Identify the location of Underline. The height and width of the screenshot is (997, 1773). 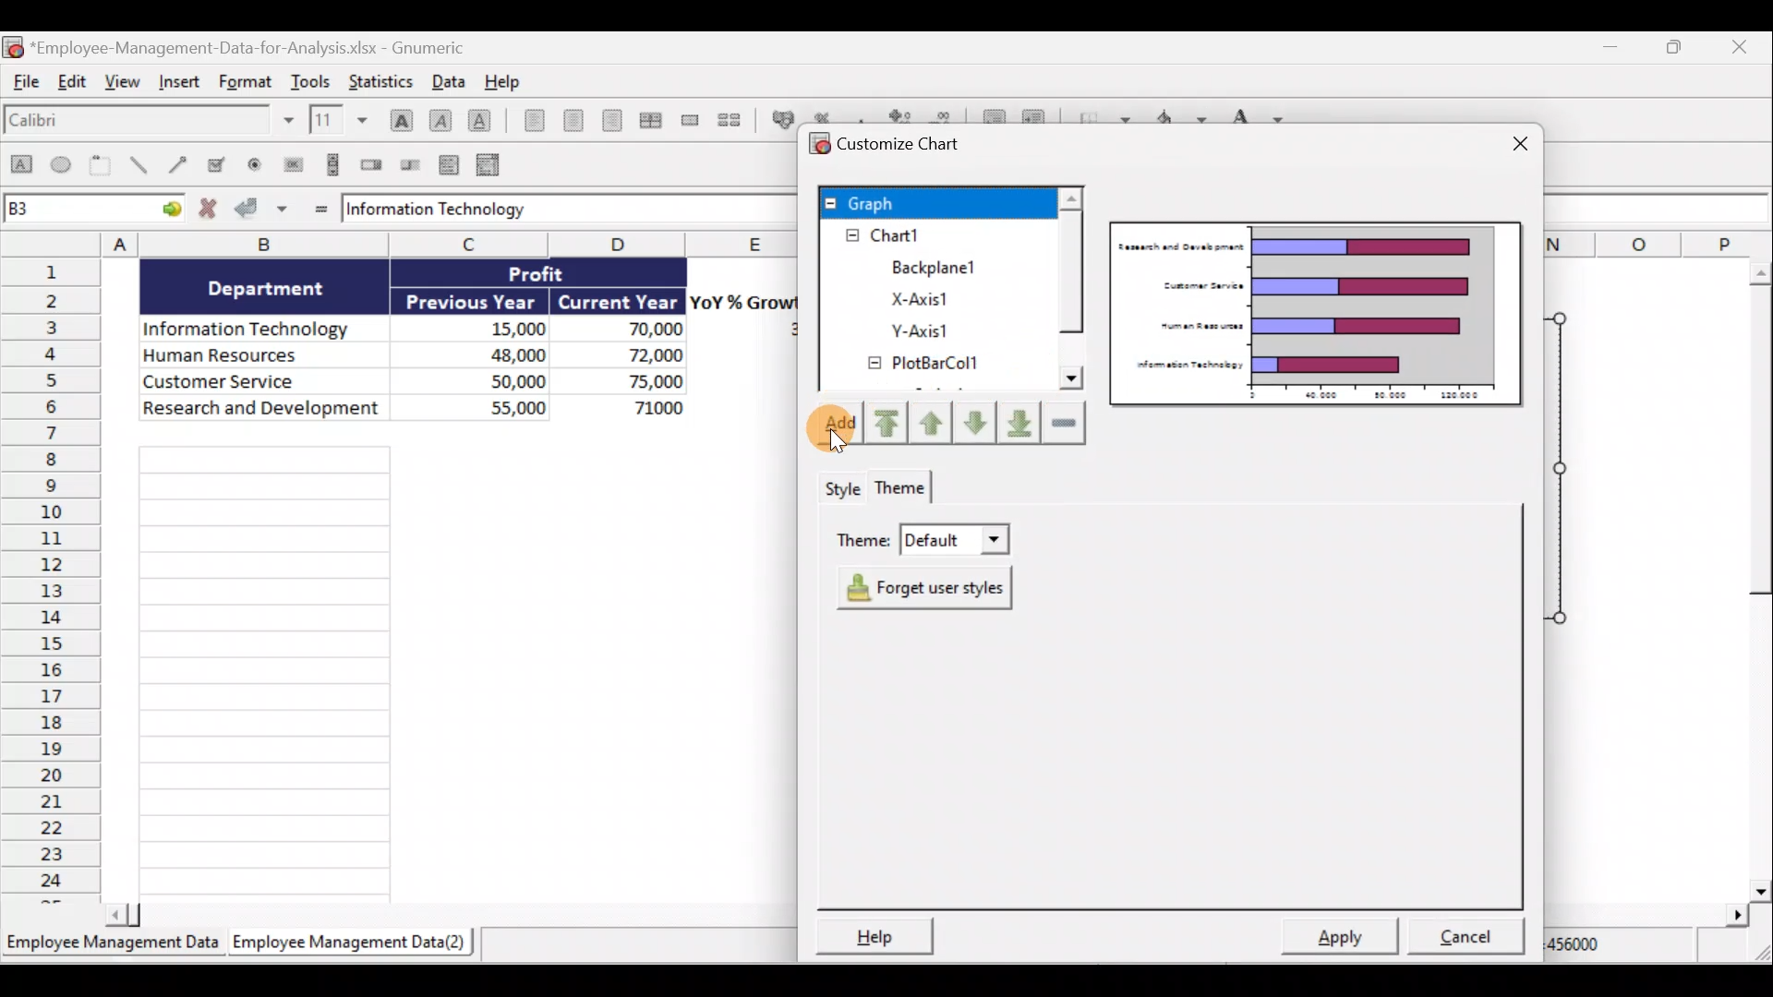
(484, 124).